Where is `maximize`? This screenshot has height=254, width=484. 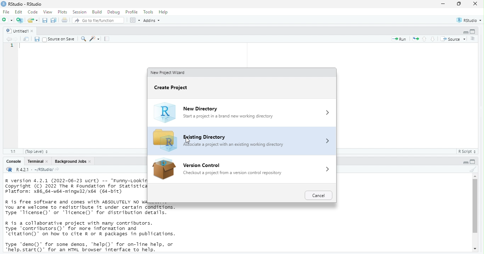
maximize is located at coordinates (458, 4).